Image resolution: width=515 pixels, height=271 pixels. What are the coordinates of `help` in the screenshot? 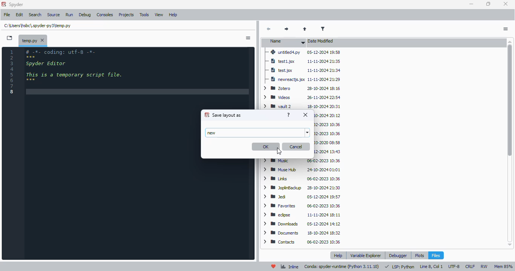 It's located at (338, 255).